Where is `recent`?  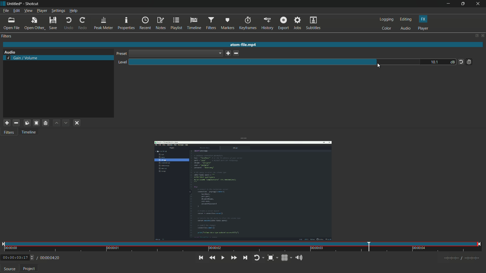
recent is located at coordinates (145, 24).